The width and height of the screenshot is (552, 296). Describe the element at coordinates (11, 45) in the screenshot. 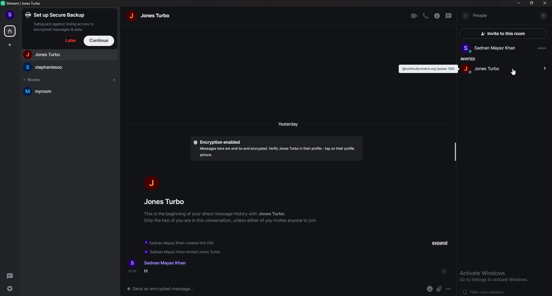

I see `create space` at that location.